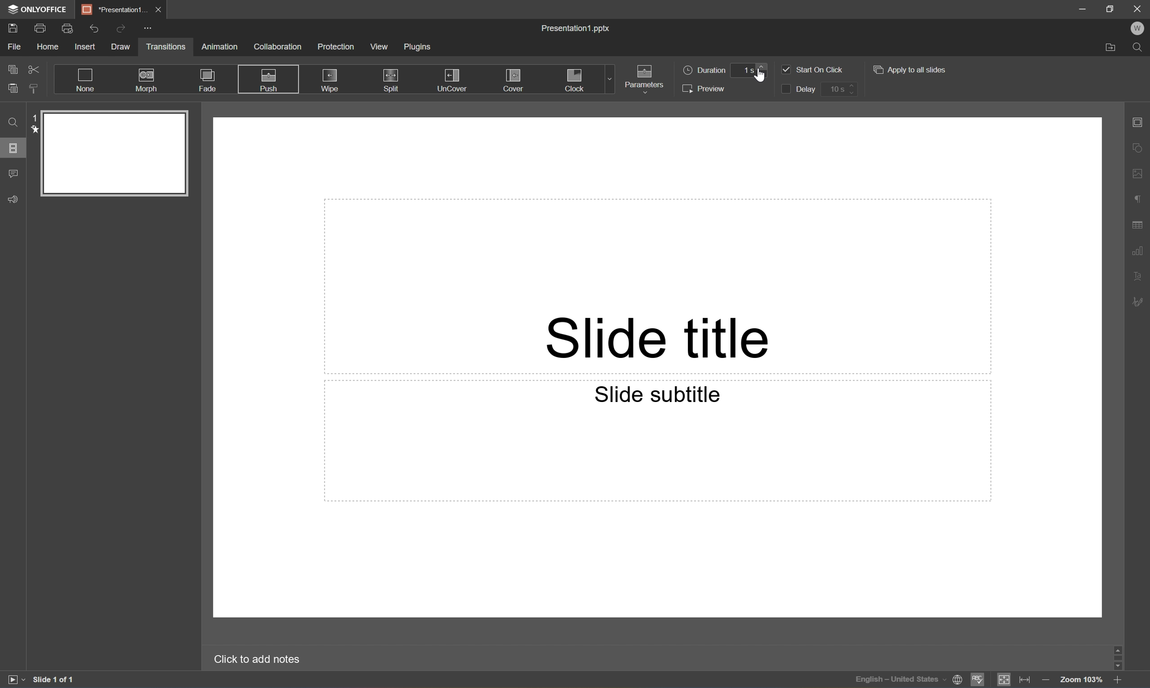 This screenshot has width=1150, height=688. What do you see at coordinates (897, 680) in the screenshot?
I see `` at bounding box center [897, 680].